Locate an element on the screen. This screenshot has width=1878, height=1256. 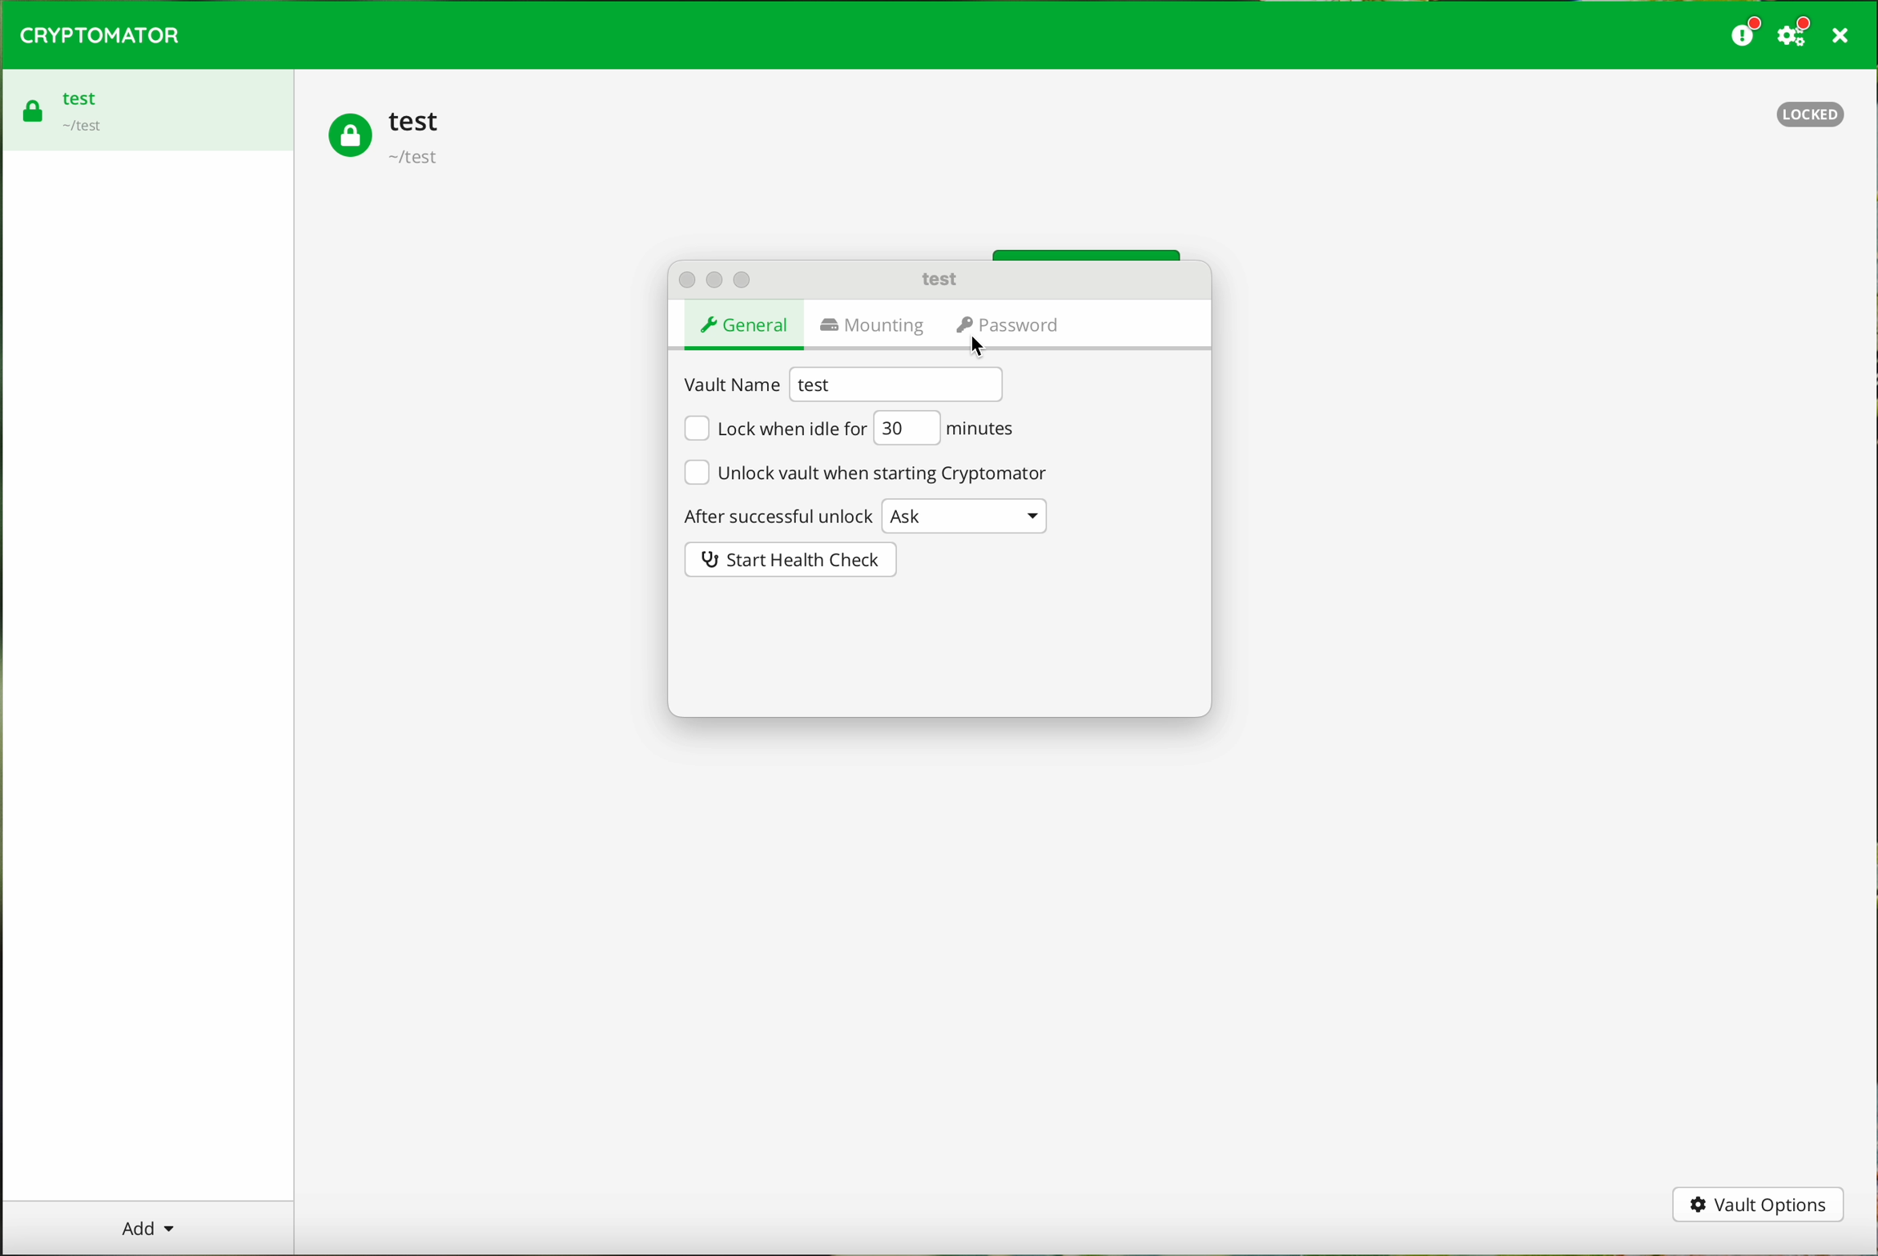
close program is located at coordinates (1845, 35).